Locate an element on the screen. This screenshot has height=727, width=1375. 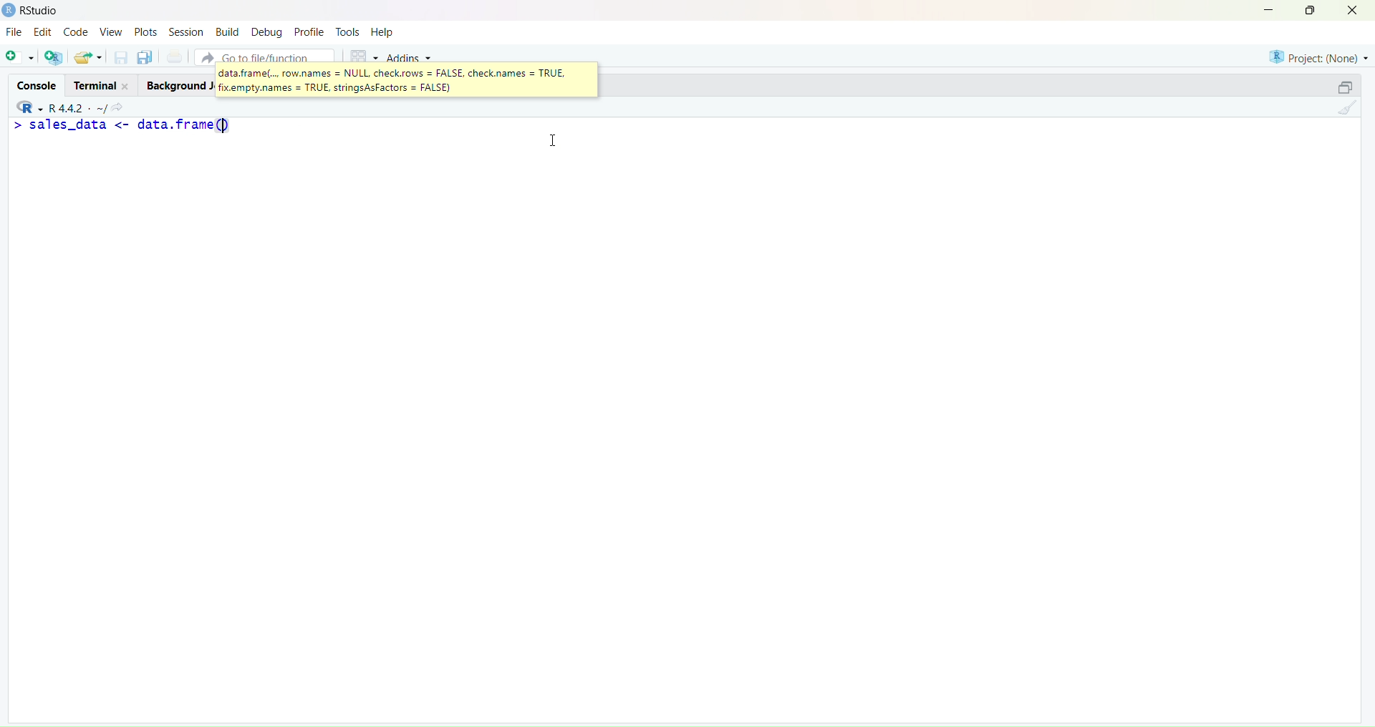
close is located at coordinates (1358, 11).